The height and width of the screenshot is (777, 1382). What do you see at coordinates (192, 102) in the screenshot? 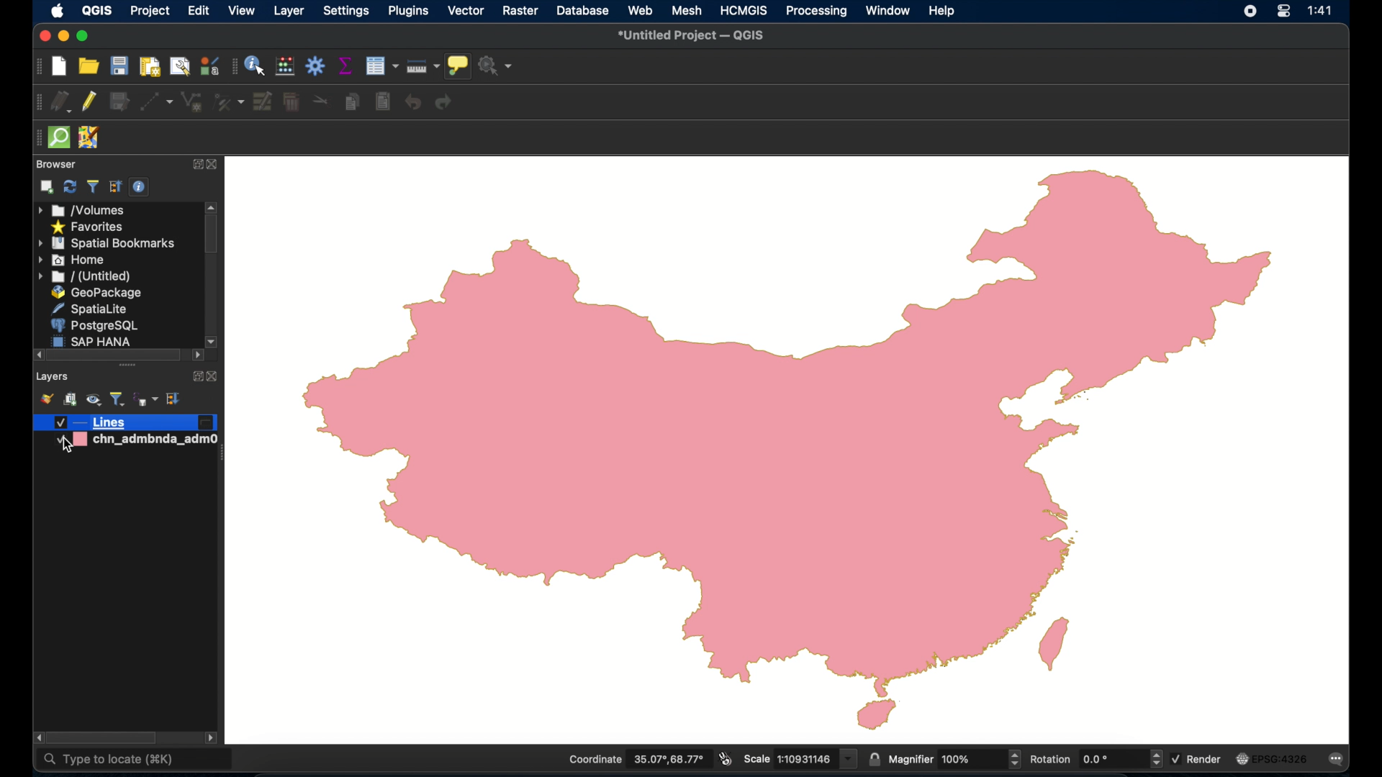
I see `add polygon` at bounding box center [192, 102].